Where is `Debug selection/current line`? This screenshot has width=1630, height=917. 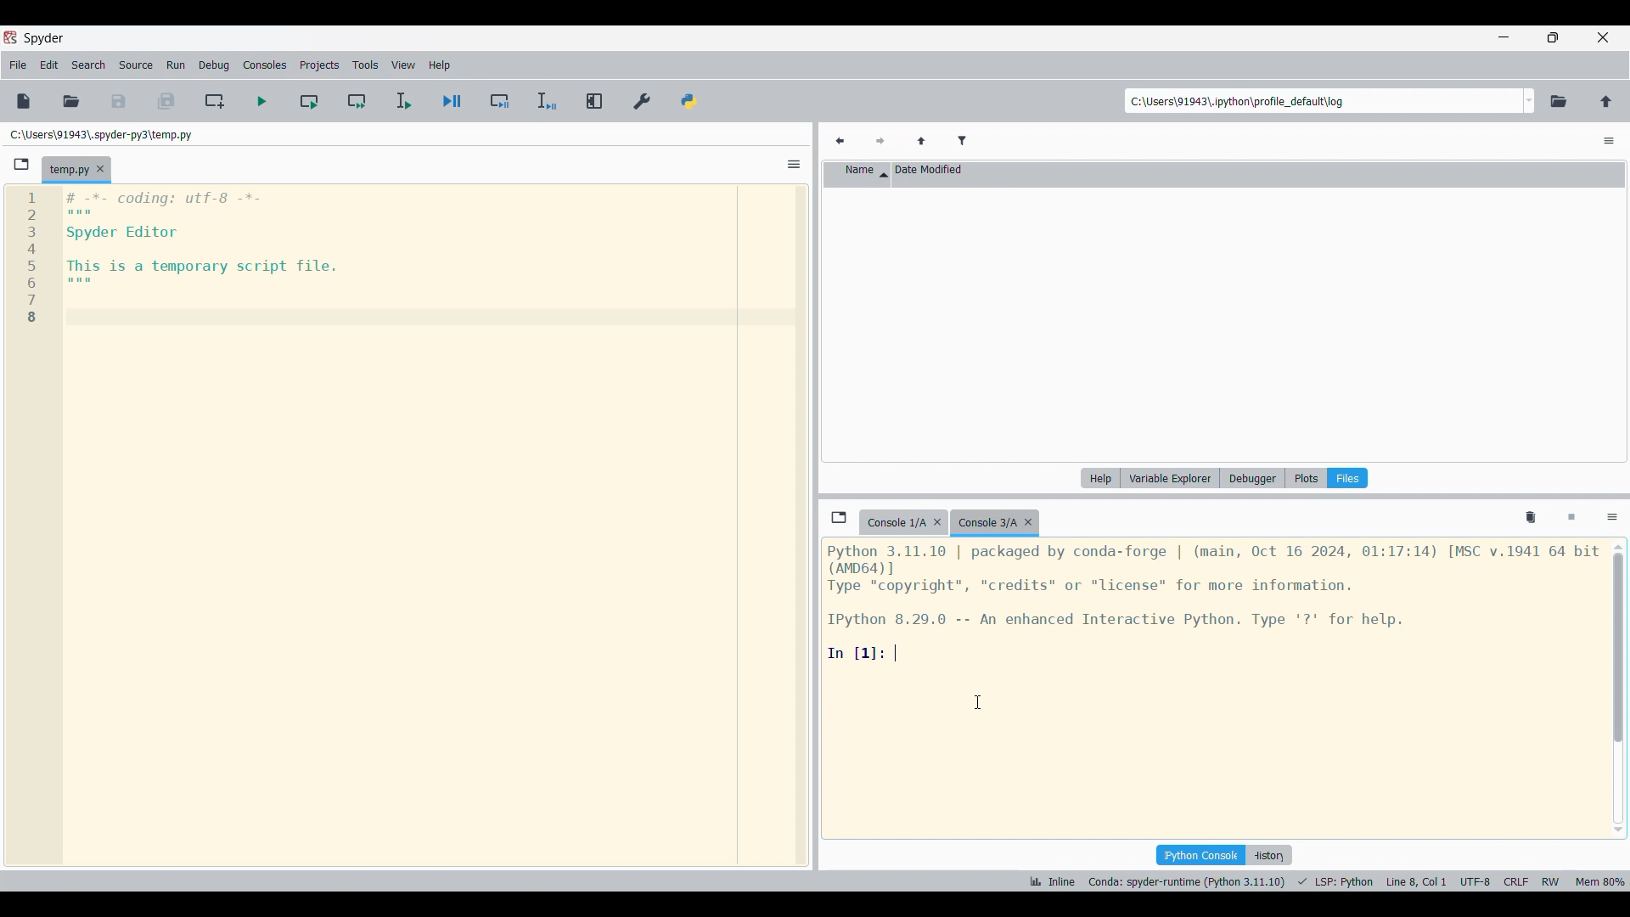
Debug selection/current line is located at coordinates (547, 101).